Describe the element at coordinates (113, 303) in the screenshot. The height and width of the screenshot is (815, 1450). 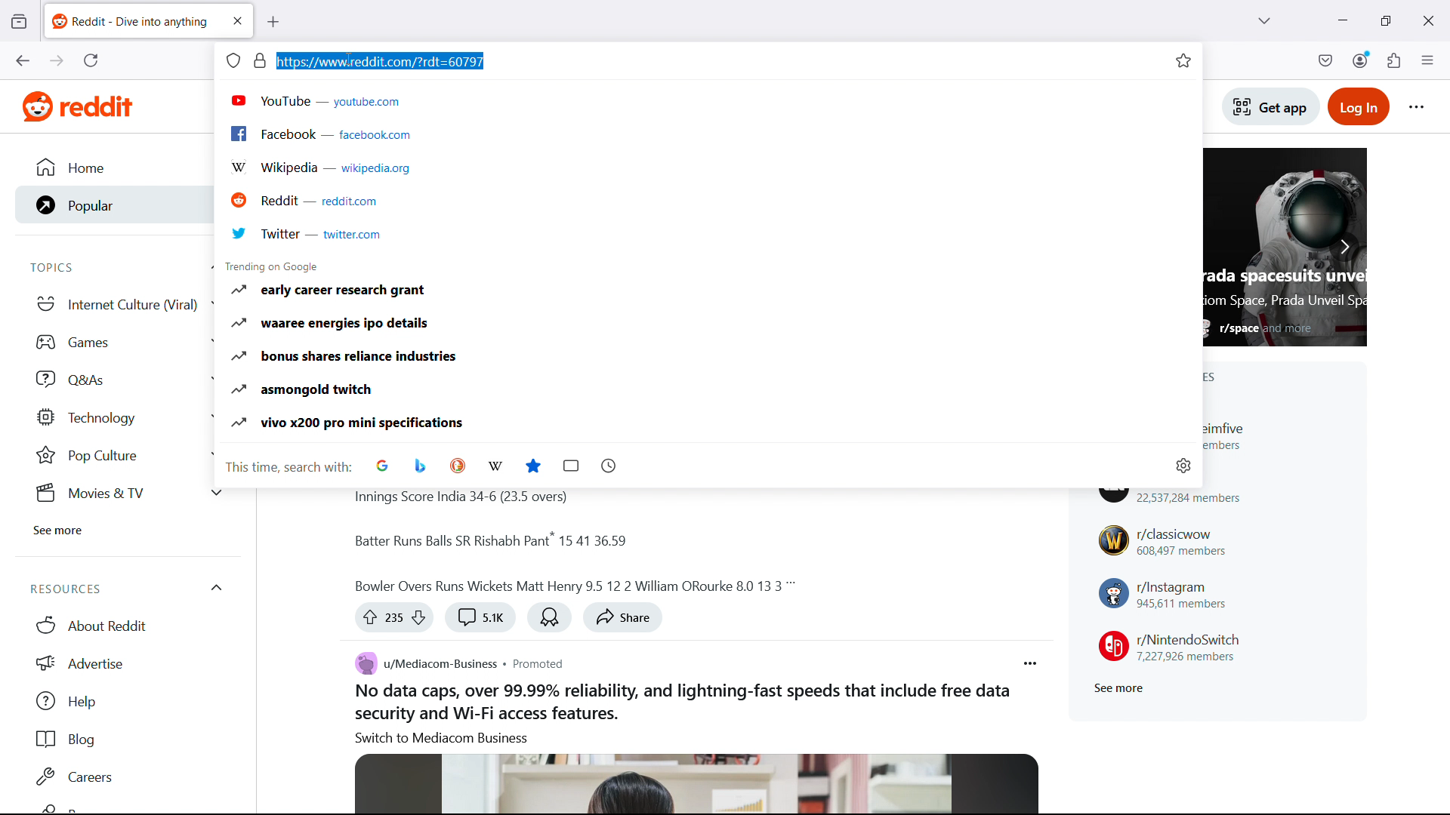
I see `Internet culture viral` at that location.